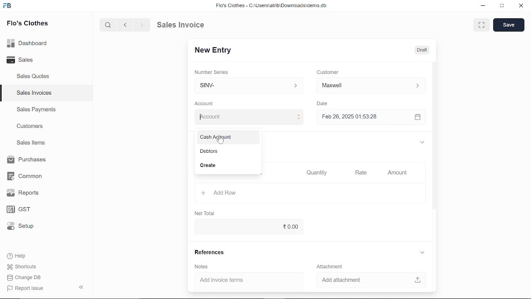 The image size is (531, 299). I want to click on Reports., so click(26, 193).